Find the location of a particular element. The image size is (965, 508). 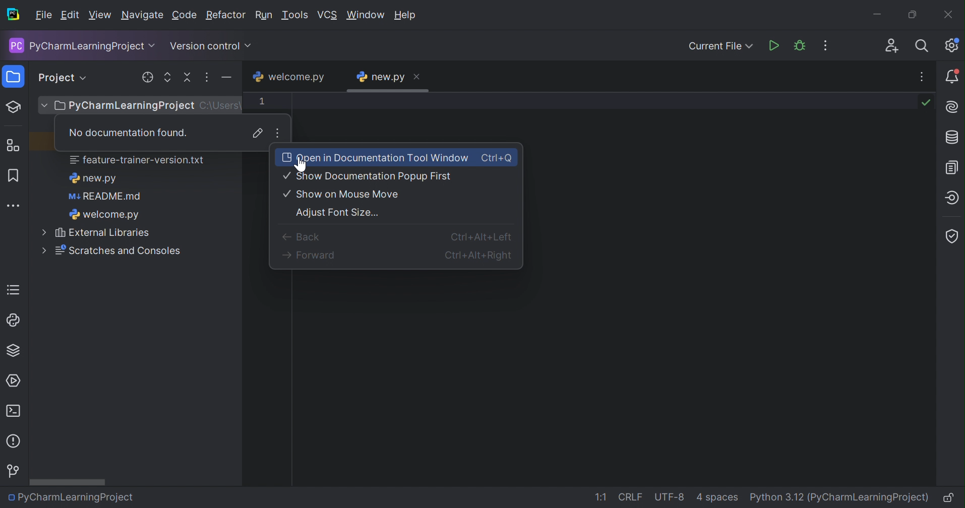

1:1 is located at coordinates (601, 497).